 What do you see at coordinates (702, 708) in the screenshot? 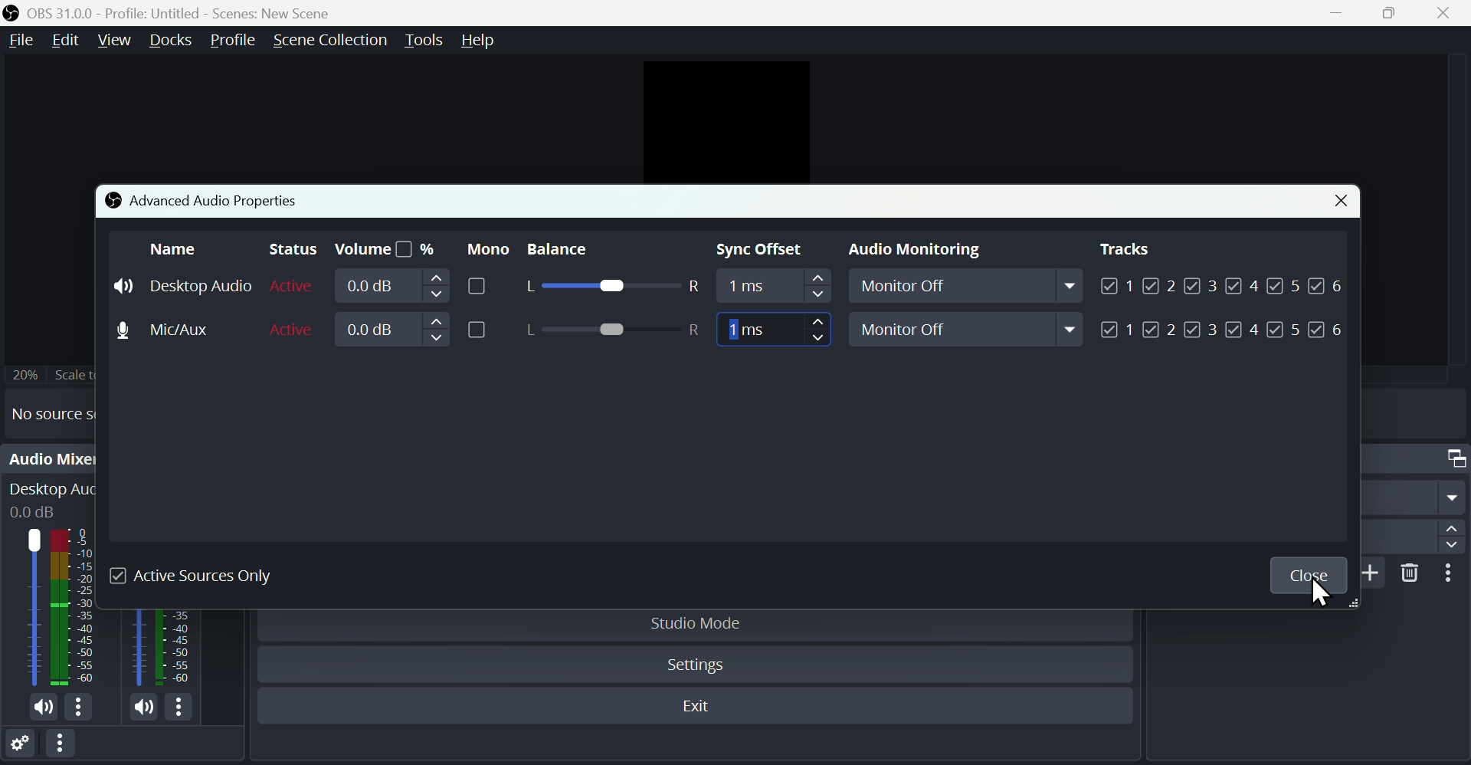
I see `Exit` at bounding box center [702, 708].